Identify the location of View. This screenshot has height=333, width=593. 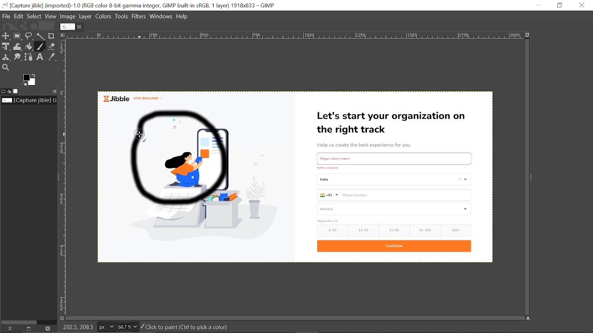
(50, 17).